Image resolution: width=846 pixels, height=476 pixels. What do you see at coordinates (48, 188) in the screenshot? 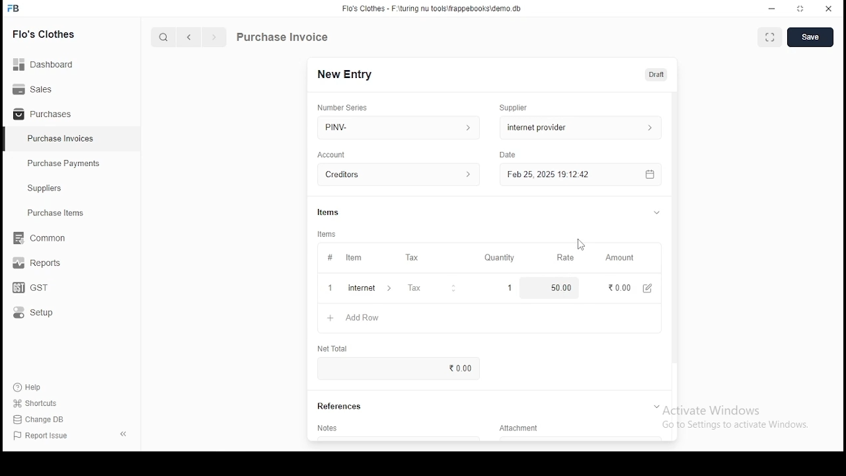
I see `Suppliers` at bounding box center [48, 188].